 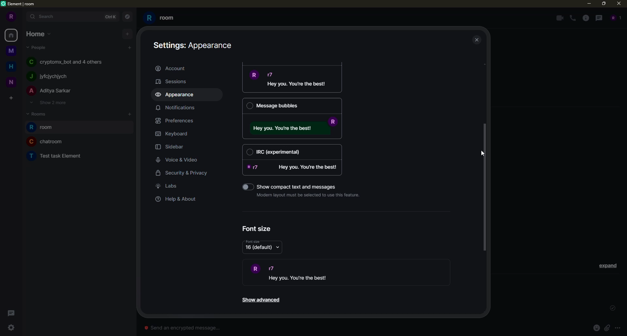 What do you see at coordinates (109, 16) in the screenshot?
I see `ctrlK` at bounding box center [109, 16].